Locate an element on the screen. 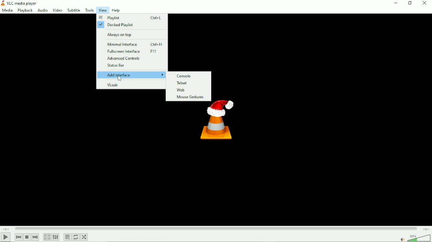 This screenshot has height=242, width=432. Advanced controls is located at coordinates (131, 58).